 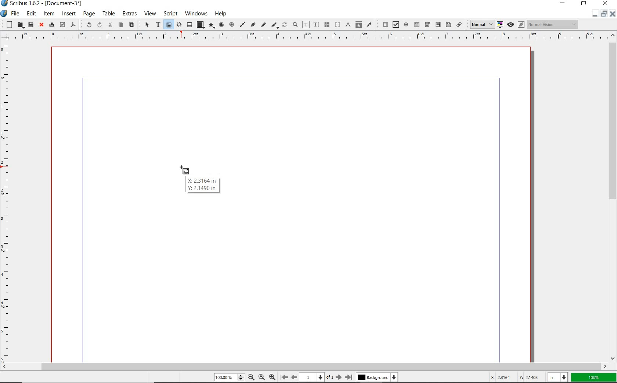 I want to click on FILE, so click(x=16, y=14).